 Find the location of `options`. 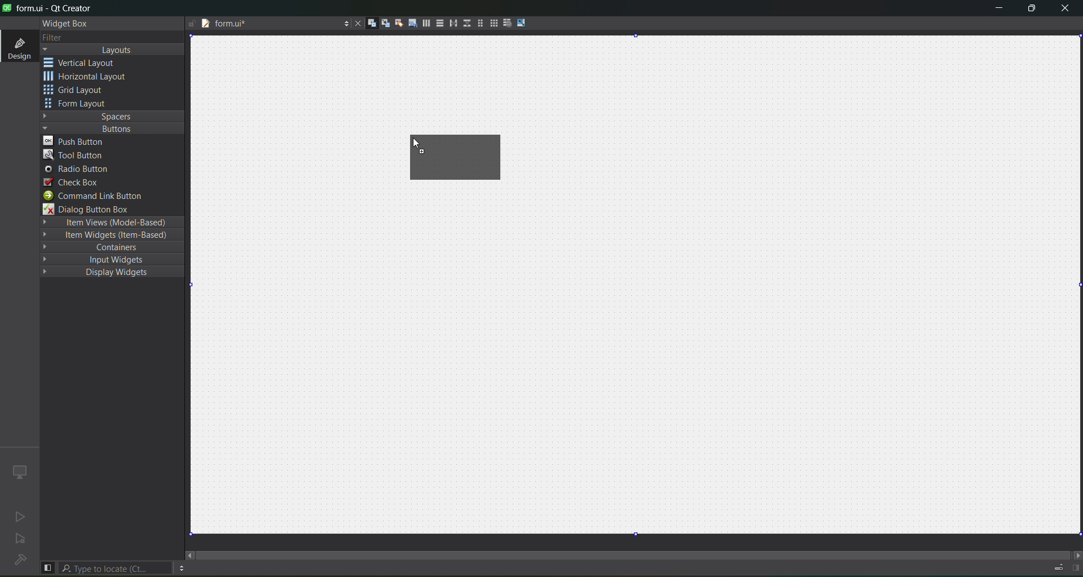

options is located at coordinates (344, 22).